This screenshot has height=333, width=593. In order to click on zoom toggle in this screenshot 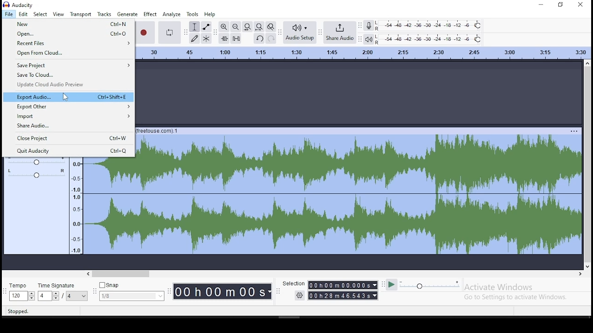, I will do `click(271, 27)`.